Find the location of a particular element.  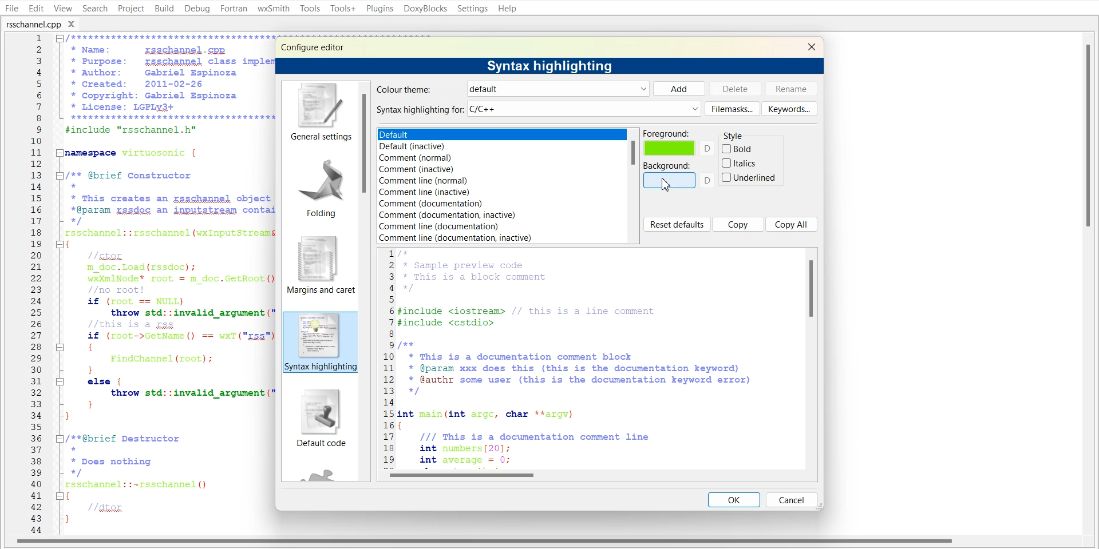

Line numbers is located at coordinates (388, 356).